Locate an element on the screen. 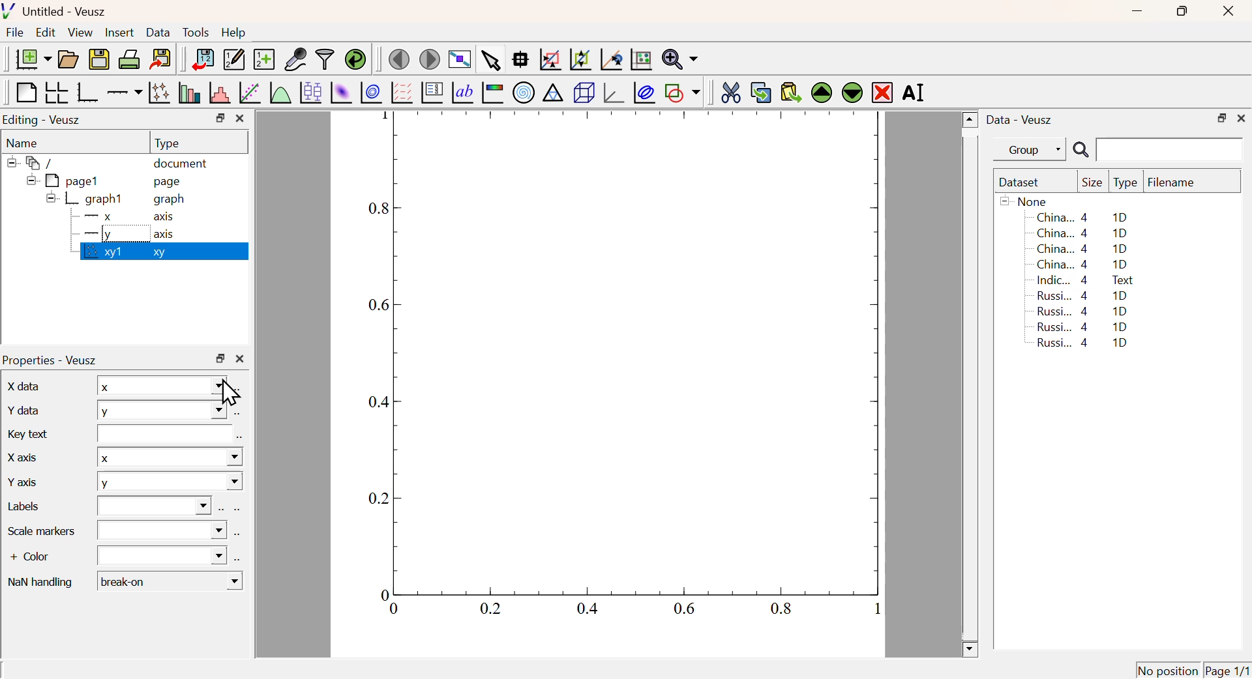 Image resolution: width=1252 pixels, height=679 pixels. File is located at coordinates (15, 33).